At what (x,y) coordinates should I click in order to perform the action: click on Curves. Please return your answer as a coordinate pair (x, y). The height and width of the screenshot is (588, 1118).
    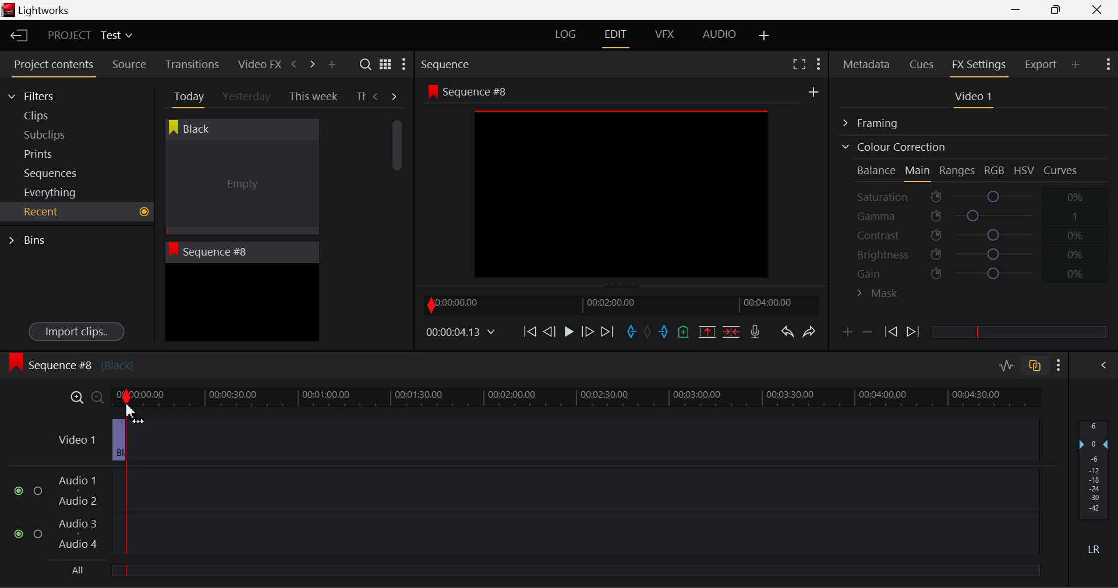
    Looking at the image, I should click on (1062, 170).